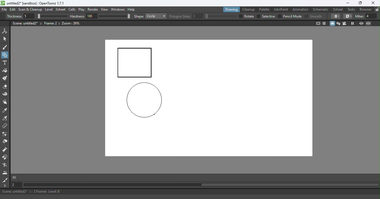 Image resolution: width=380 pixels, height=199 pixels. Describe the element at coordinates (377, 10) in the screenshot. I see `Lock rooms tab` at that location.